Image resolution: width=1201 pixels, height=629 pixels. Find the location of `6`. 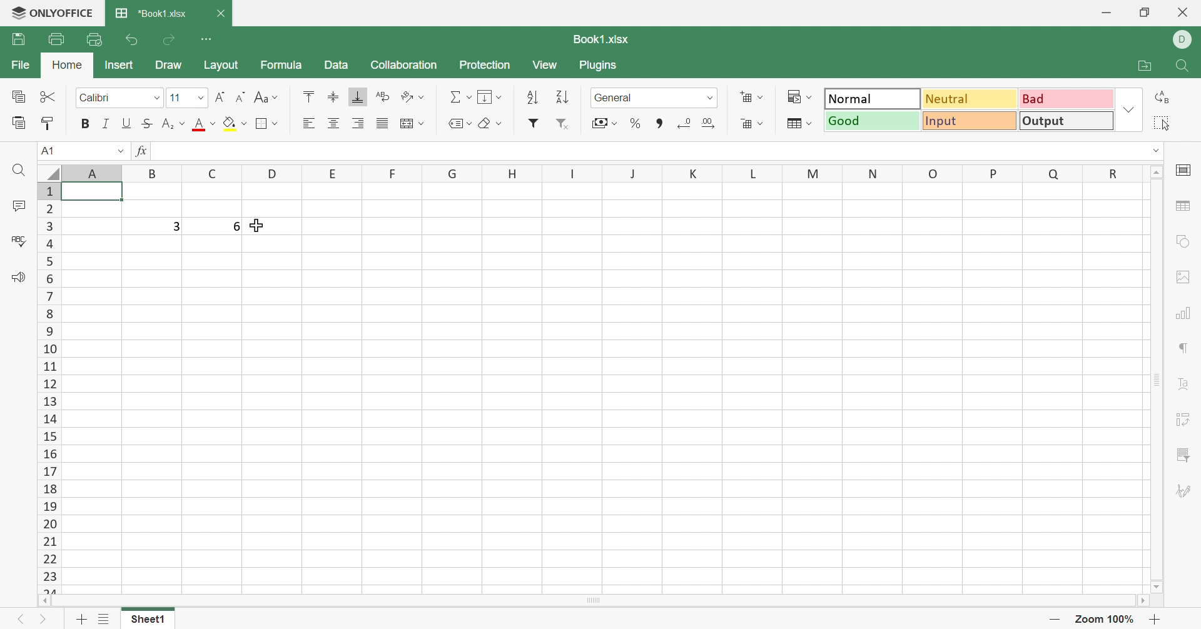

6 is located at coordinates (233, 226).